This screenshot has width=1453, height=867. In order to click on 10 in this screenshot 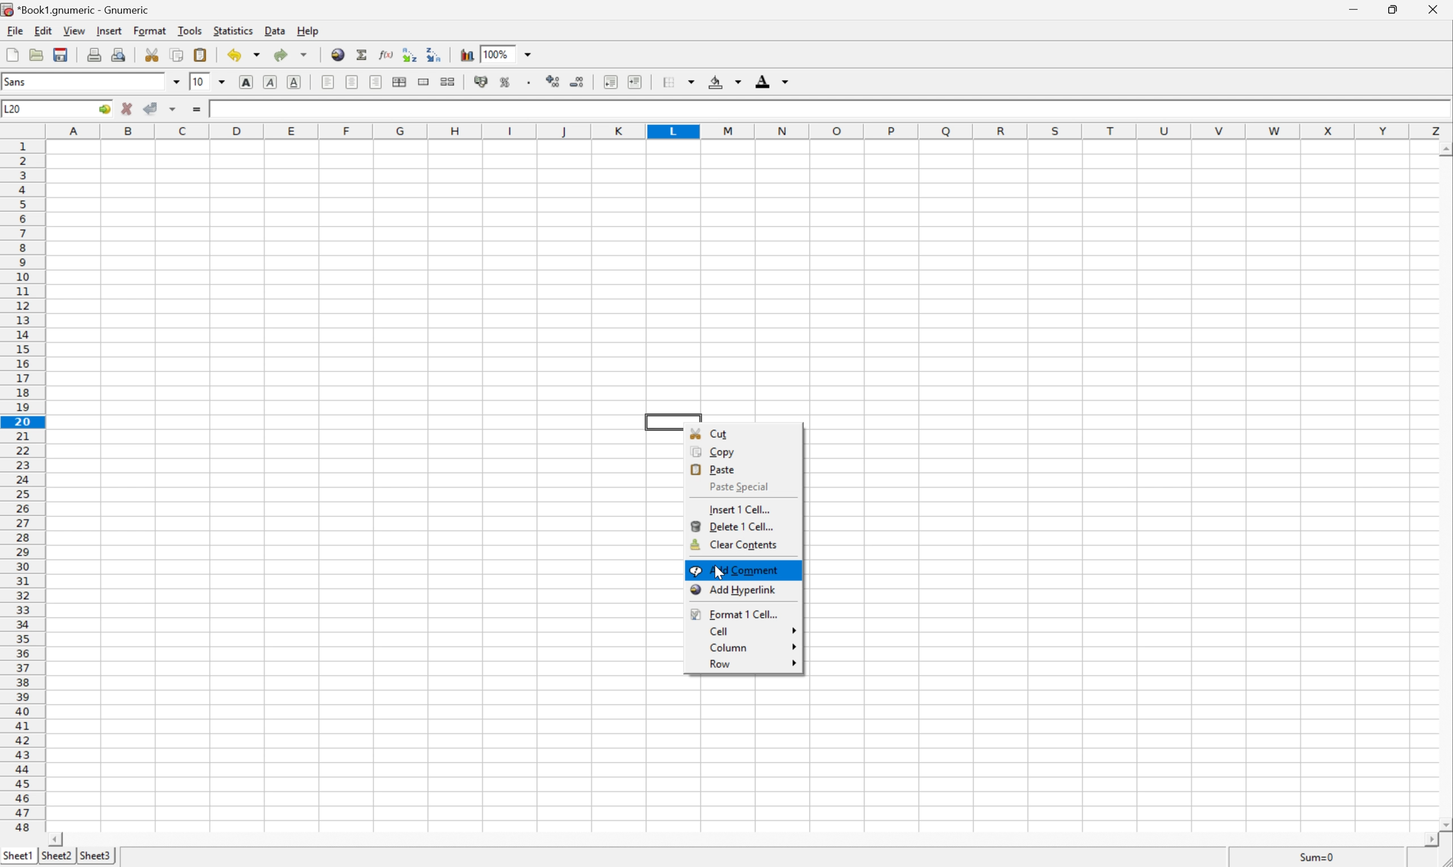, I will do `click(200, 83)`.